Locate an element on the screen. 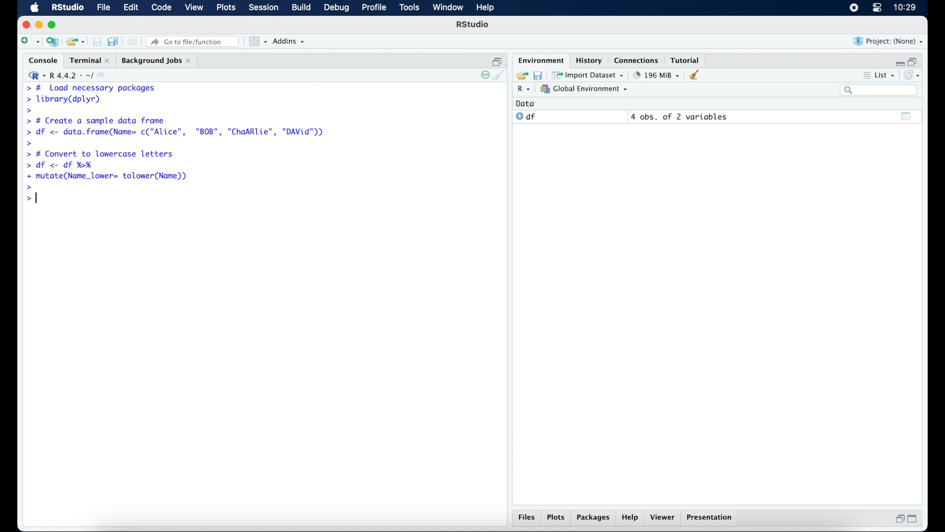 The height and width of the screenshot is (532, 945). > df <- data.frame(Name= c("Alice", "BOB", "ChaARlie", "DAVid"))| is located at coordinates (178, 133).